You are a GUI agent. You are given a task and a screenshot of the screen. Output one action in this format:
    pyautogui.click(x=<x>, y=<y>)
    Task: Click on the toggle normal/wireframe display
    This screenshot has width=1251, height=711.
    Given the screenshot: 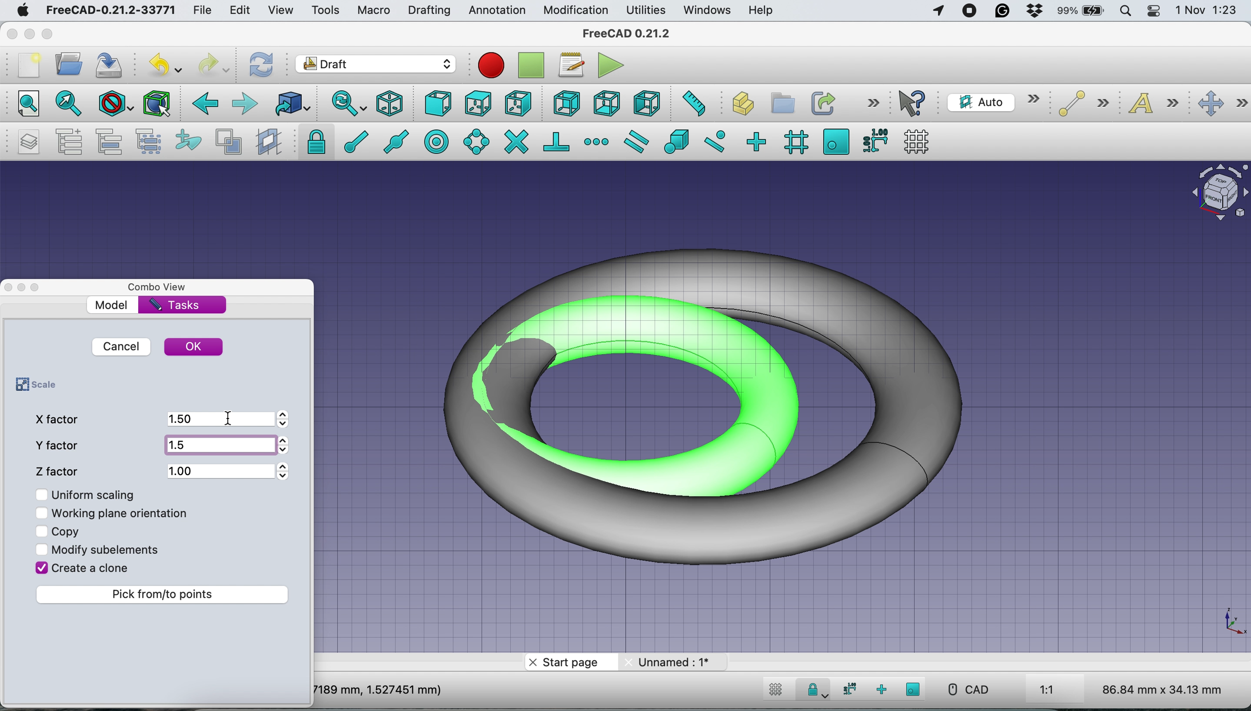 What is the action you would take?
    pyautogui.click(x=228, y=142)
    